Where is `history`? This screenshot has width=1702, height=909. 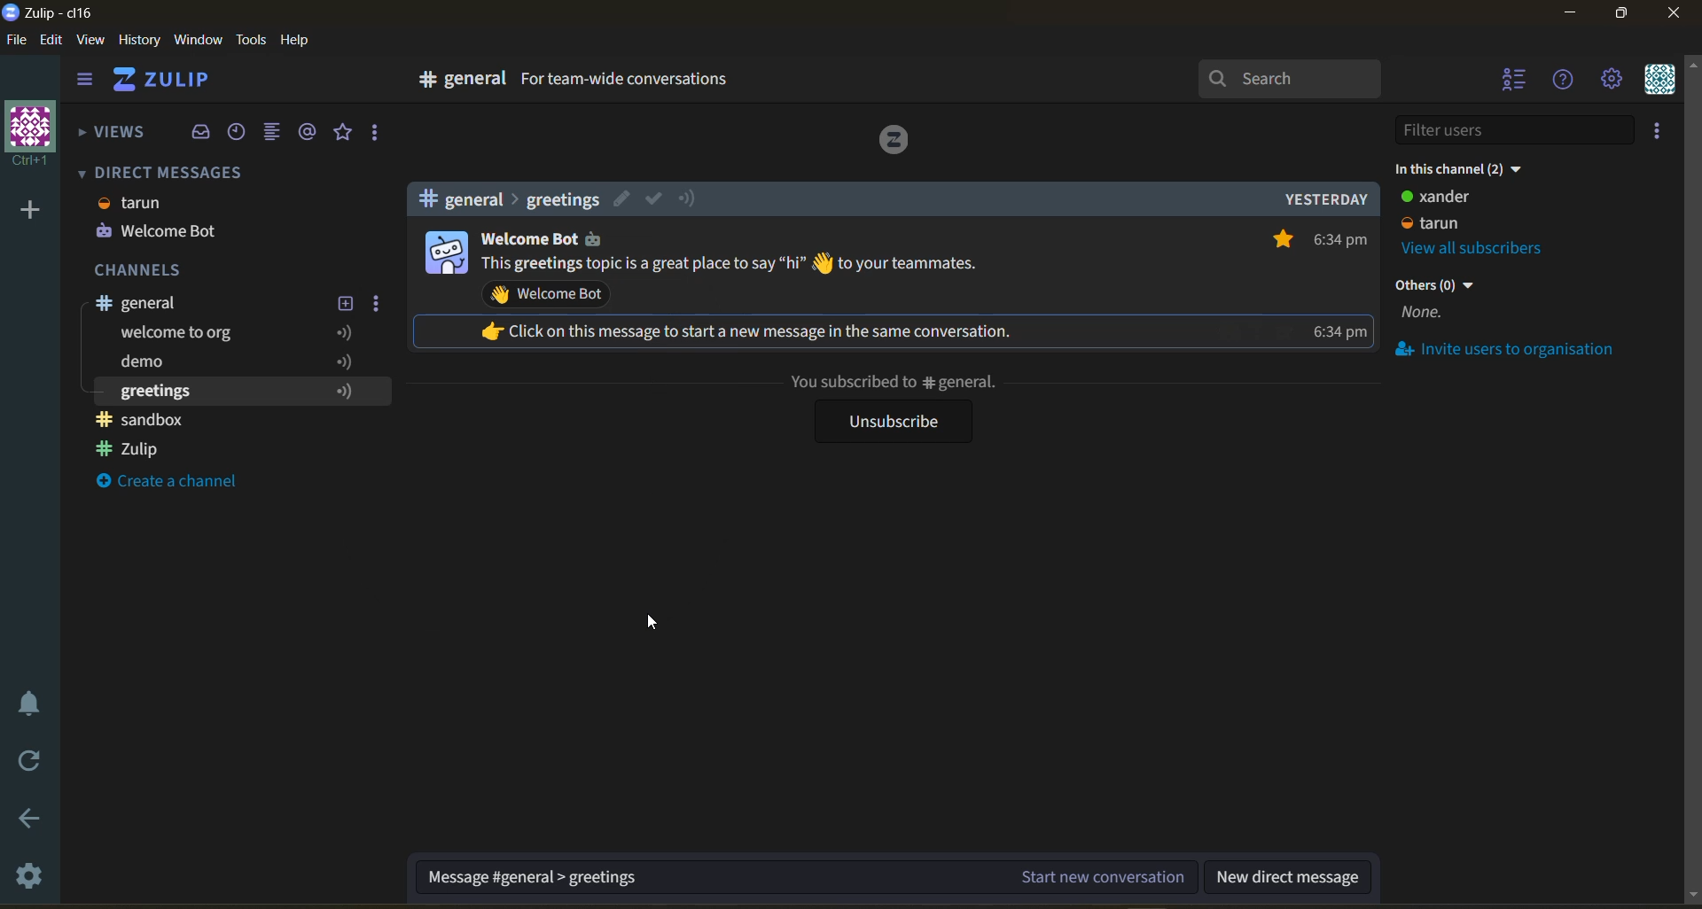
history is located at coordinates (141, 43).